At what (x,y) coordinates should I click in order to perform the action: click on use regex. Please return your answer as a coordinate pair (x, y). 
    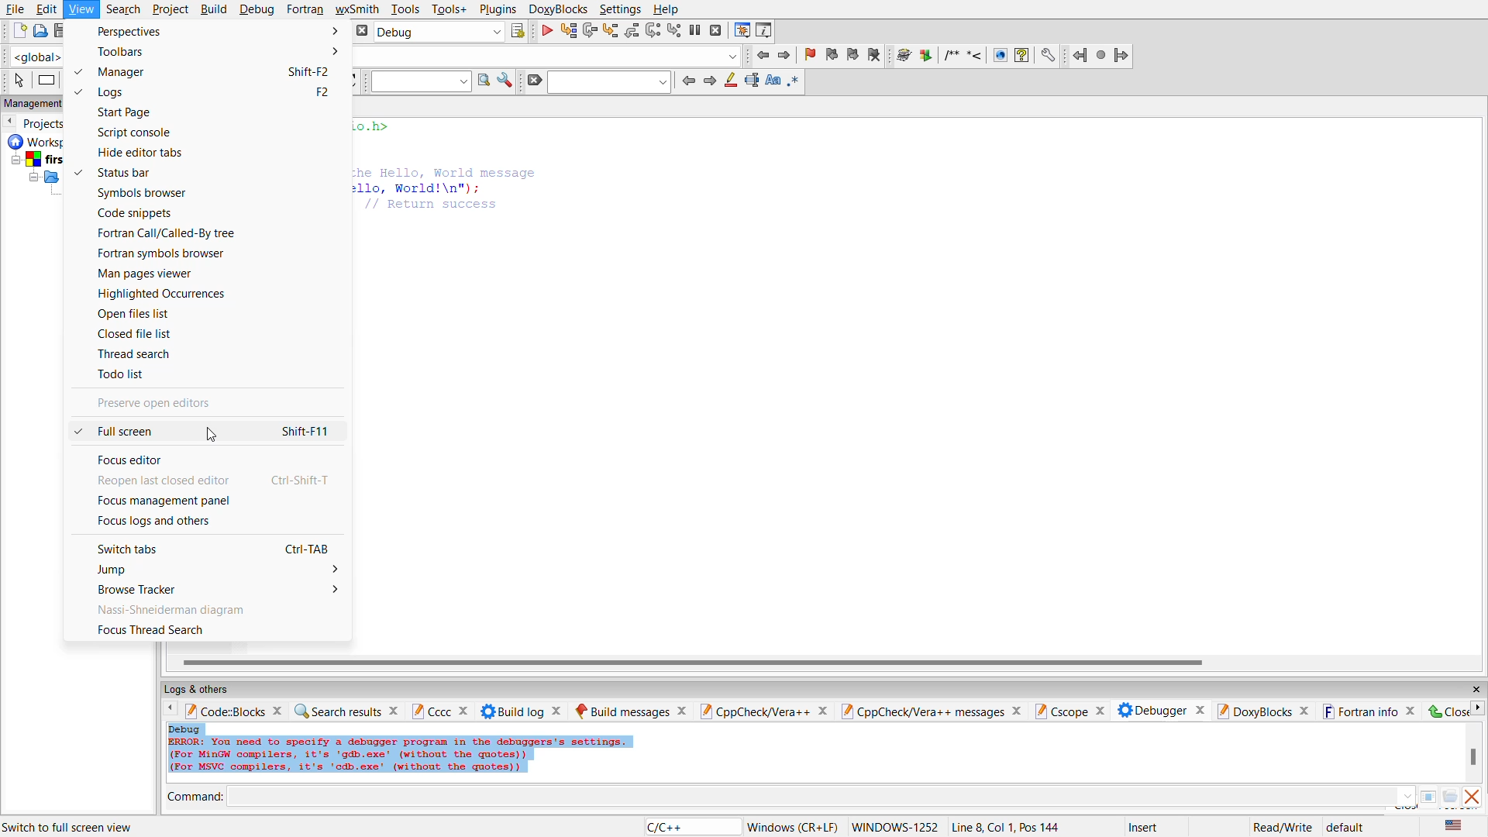
    Looking at the image, I should click on (798, 83).